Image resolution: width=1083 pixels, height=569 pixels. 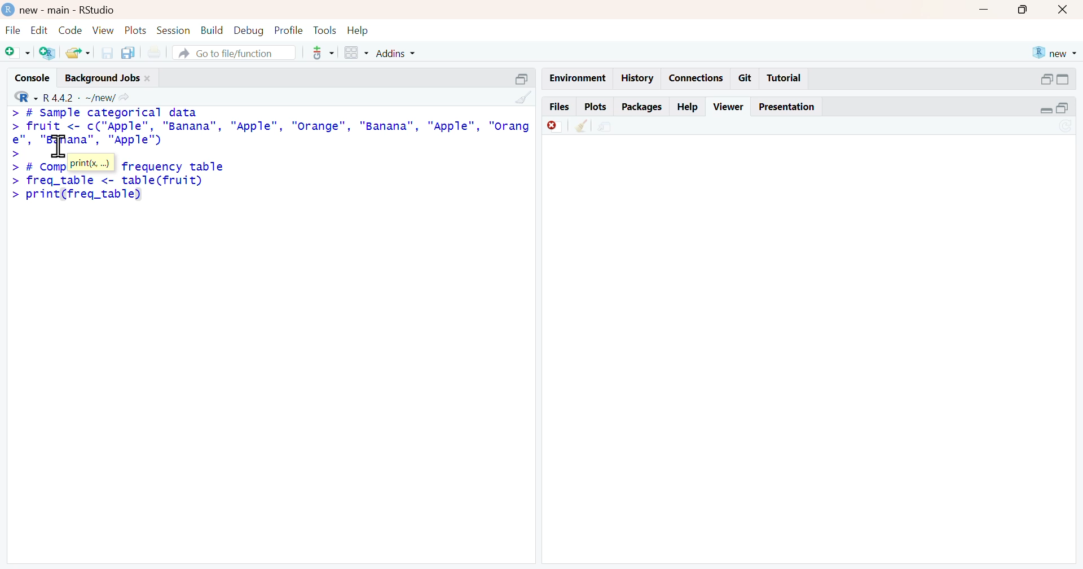 I want to click on session, so click(x=174, y=30).